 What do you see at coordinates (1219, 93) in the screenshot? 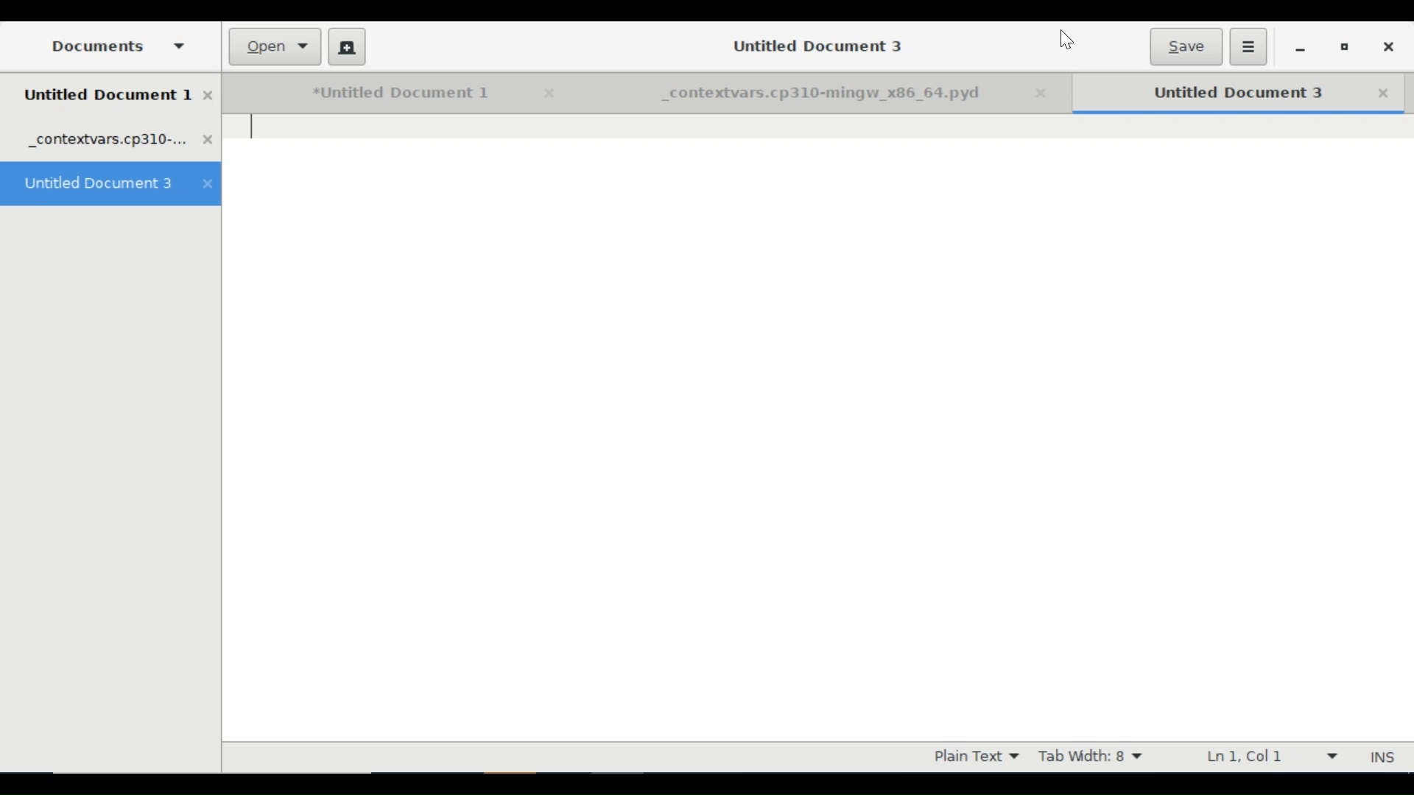
I see `Untitled Document Tab` at bounding box center [1219, 93].